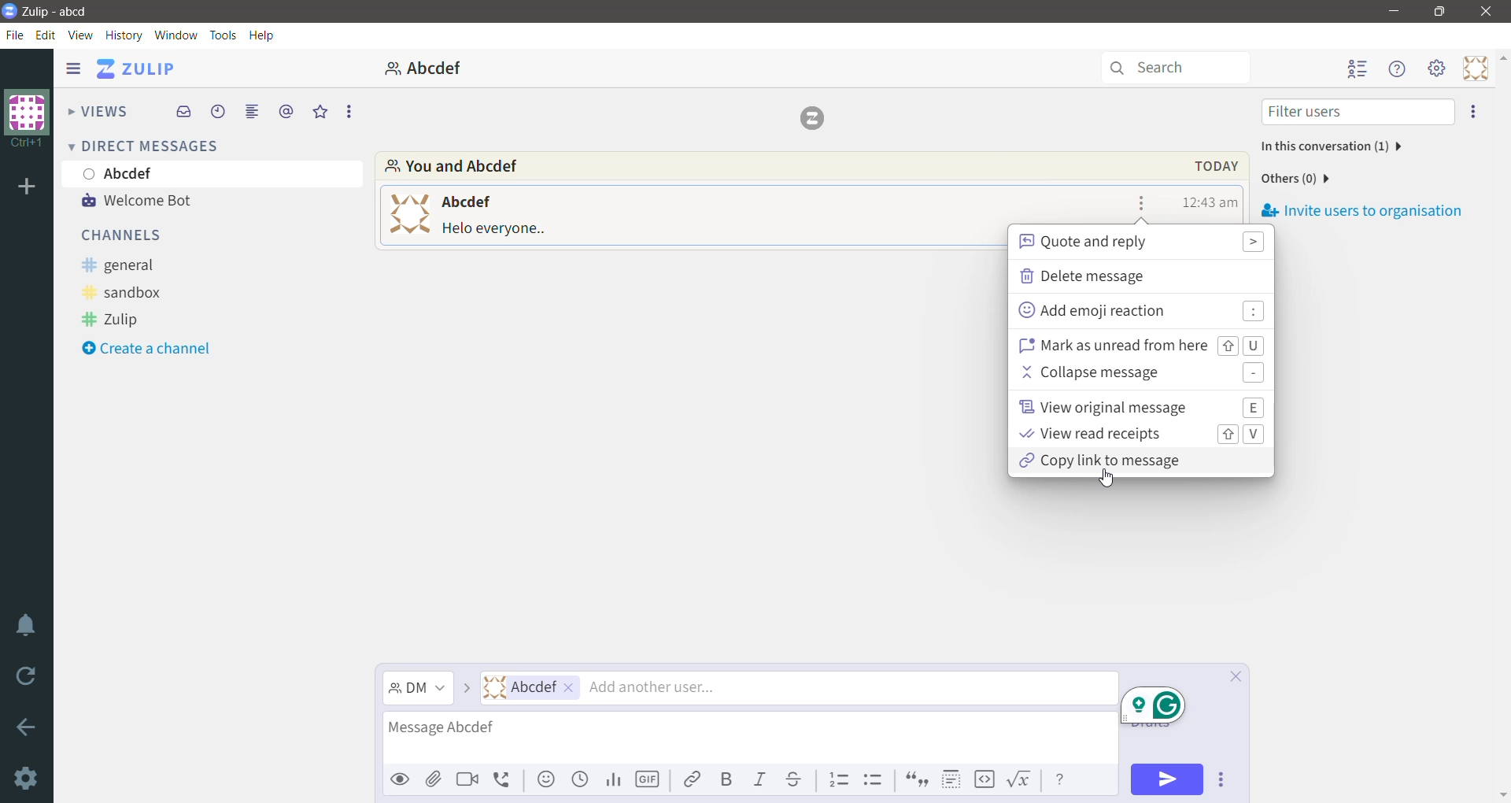  I want to click on Add emoji reaction, so click(1141, 311).